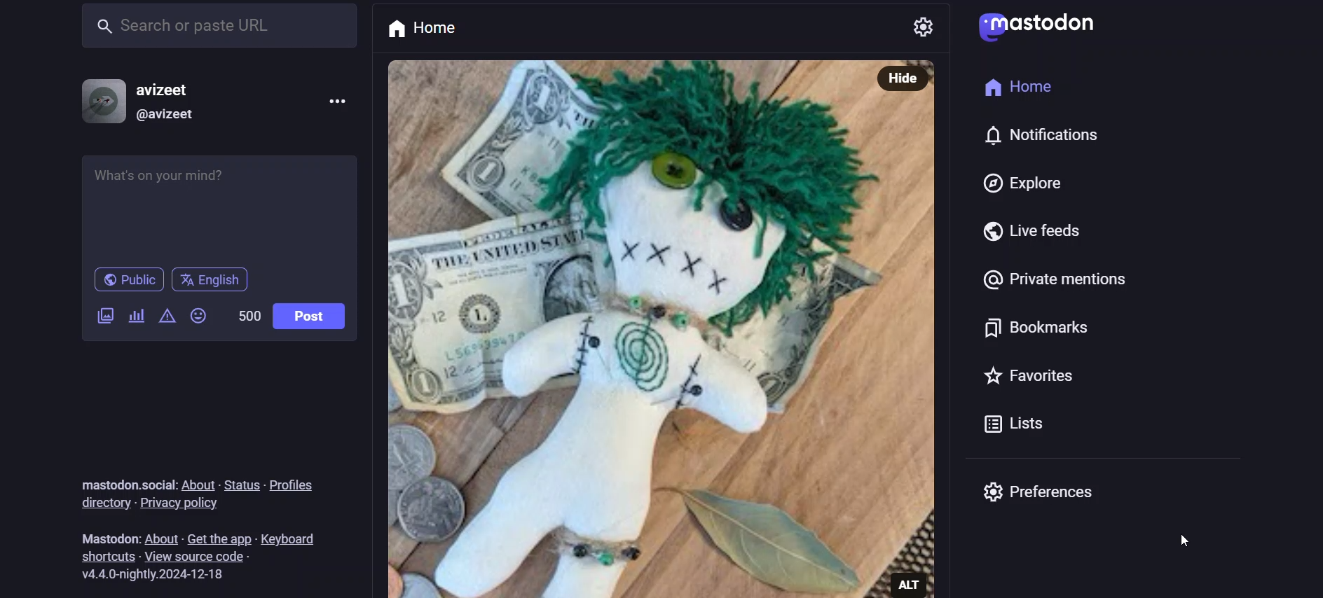  Describe the element at coordinates (248, 313) in the screenshot. I see `500` at that location.